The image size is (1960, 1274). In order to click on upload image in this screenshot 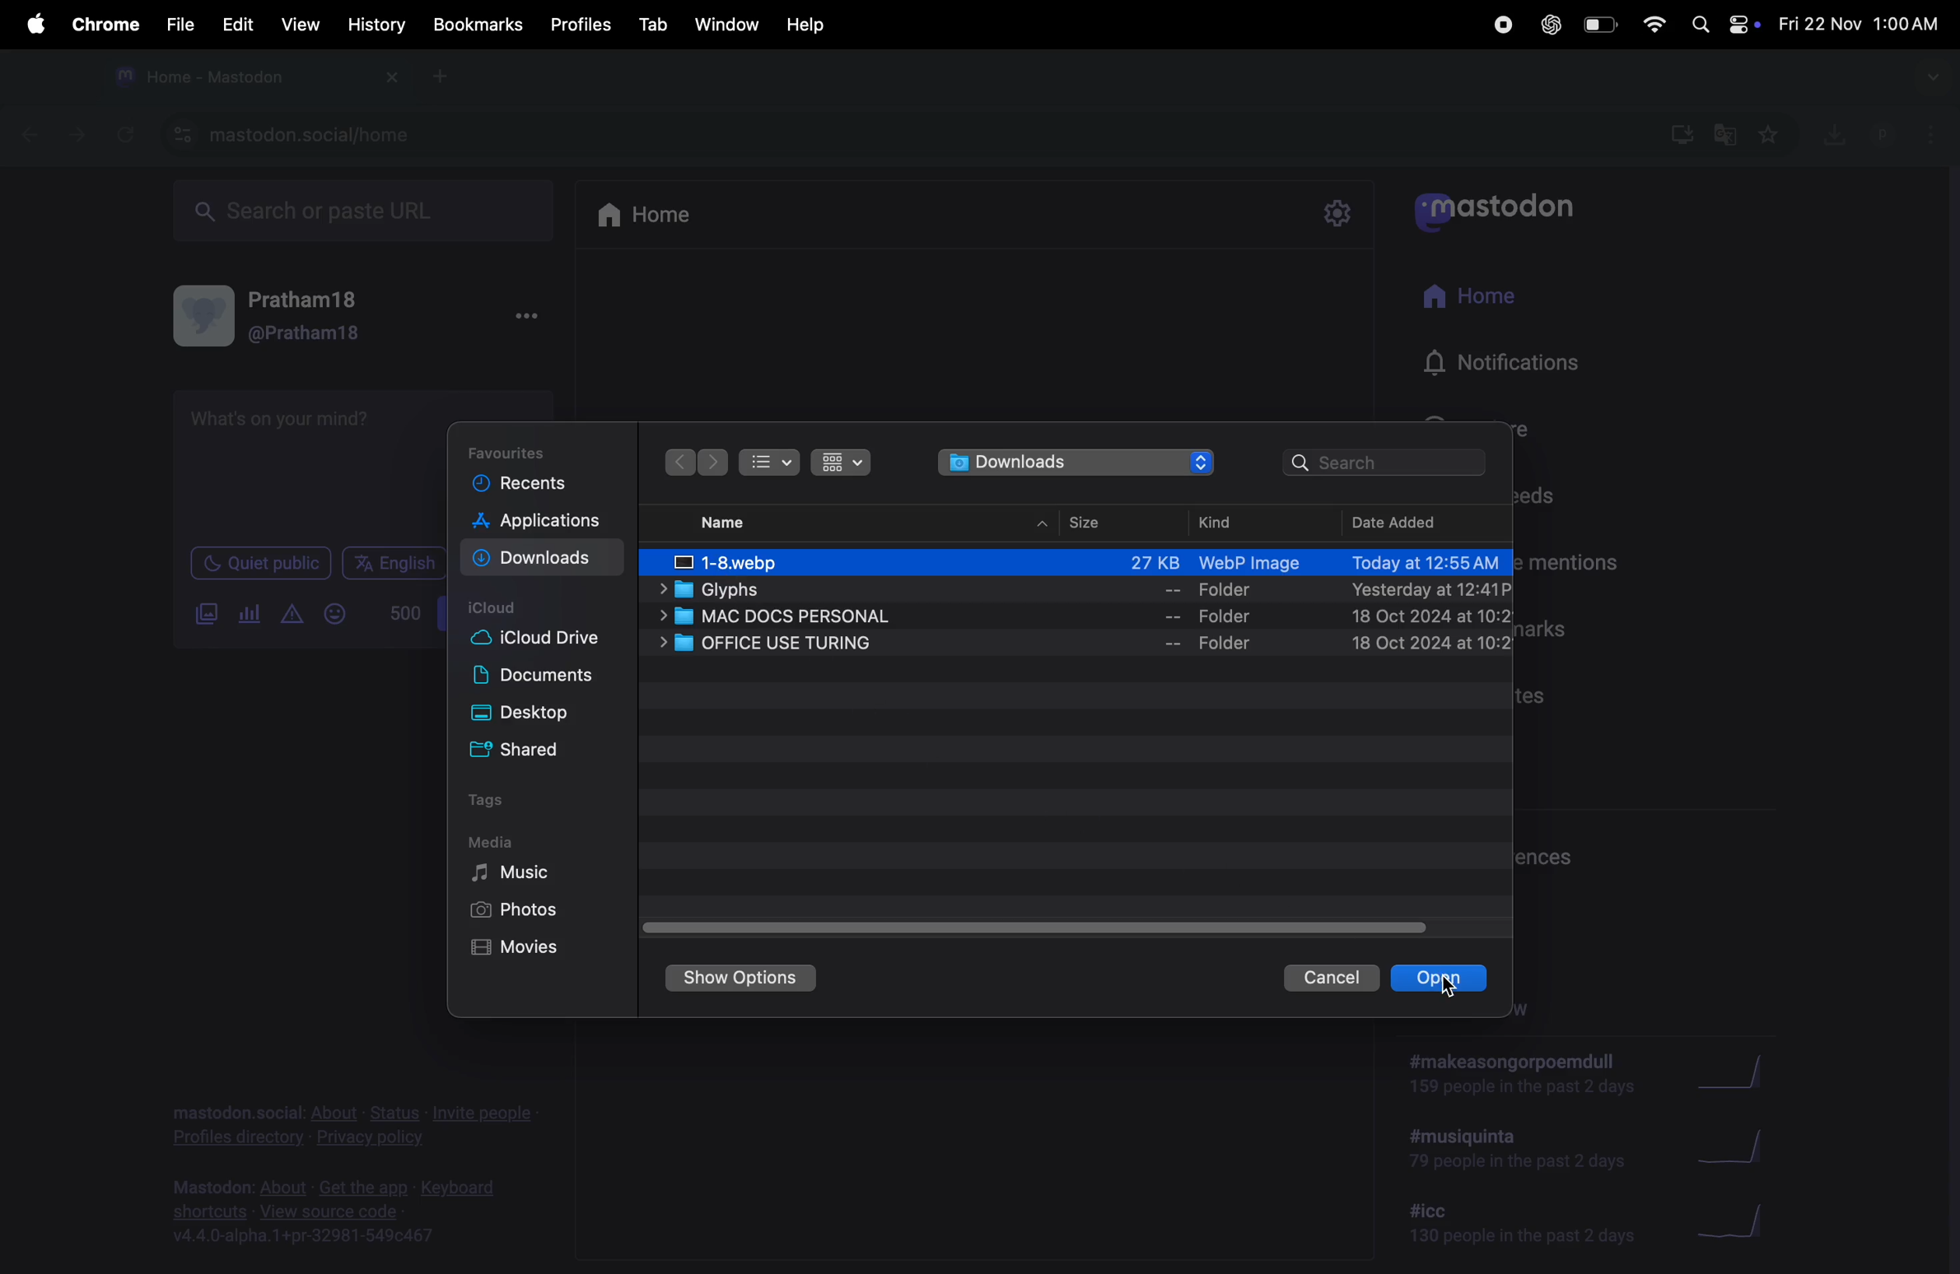, I will do `click(209, 614)`.